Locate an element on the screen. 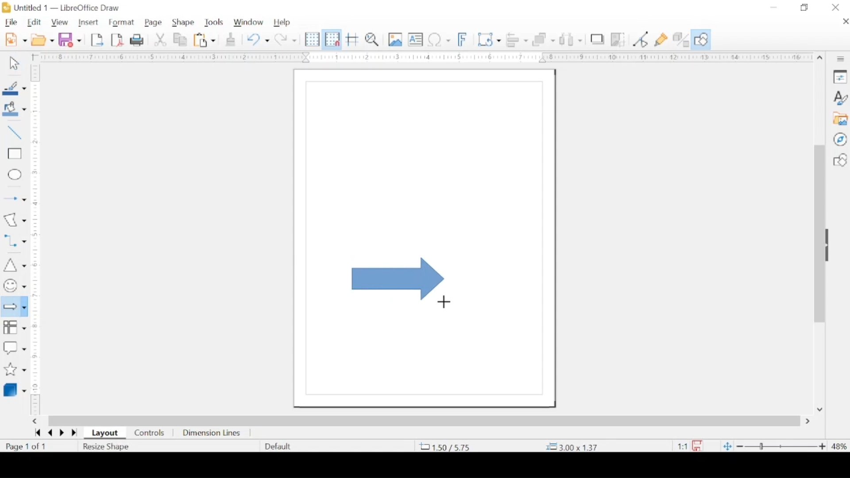  crop image is located at coordinates (618, 39).